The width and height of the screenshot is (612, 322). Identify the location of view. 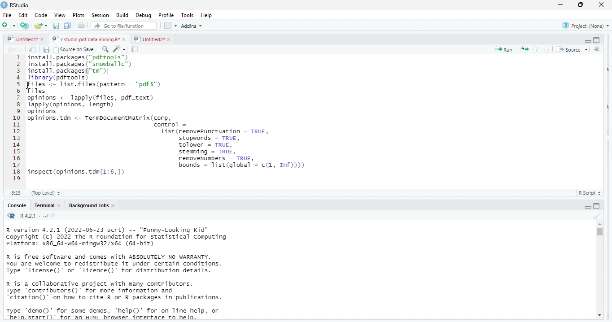
(57, 15).